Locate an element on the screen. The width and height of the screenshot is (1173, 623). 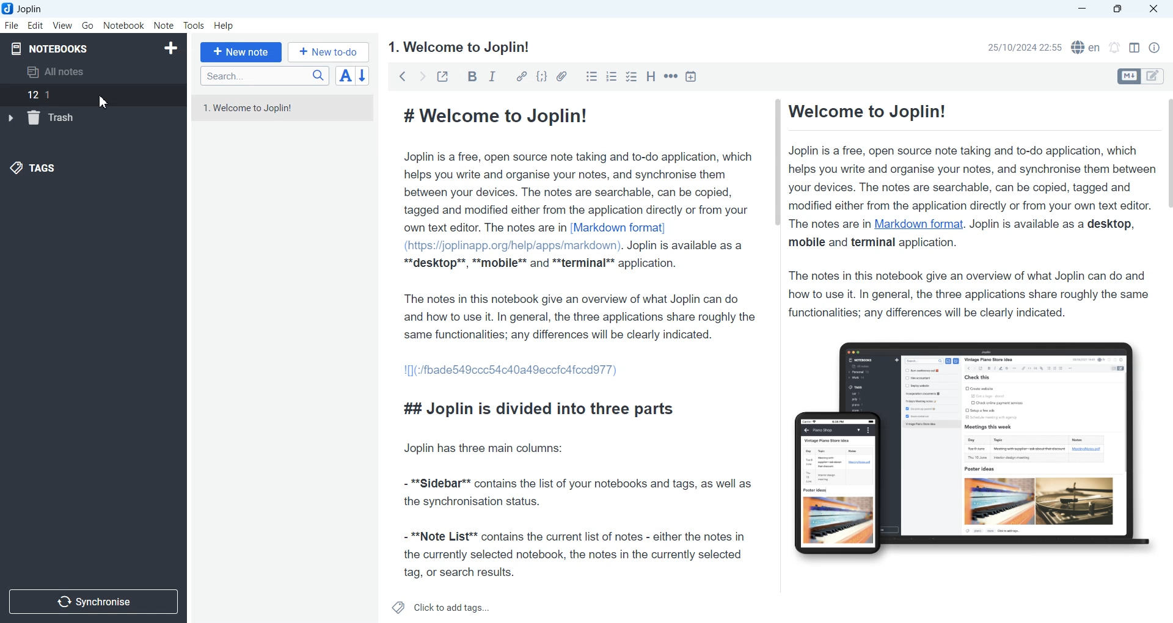
+ New note is located at coordinates (241, 52).